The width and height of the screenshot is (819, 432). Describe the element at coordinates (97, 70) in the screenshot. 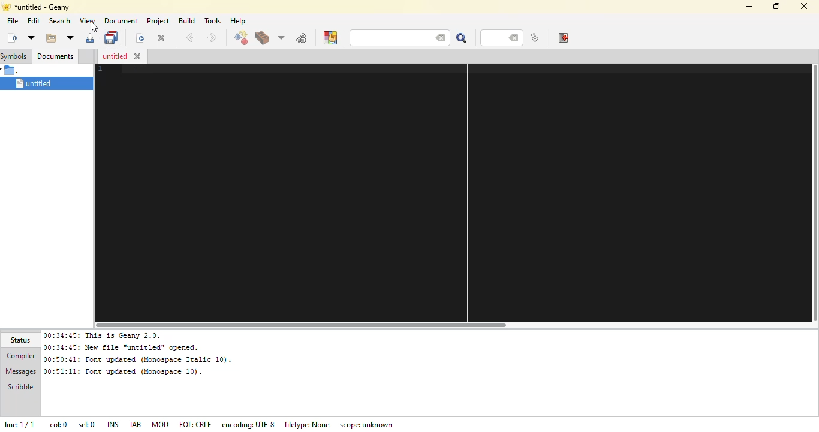

I see `line number` at that location.